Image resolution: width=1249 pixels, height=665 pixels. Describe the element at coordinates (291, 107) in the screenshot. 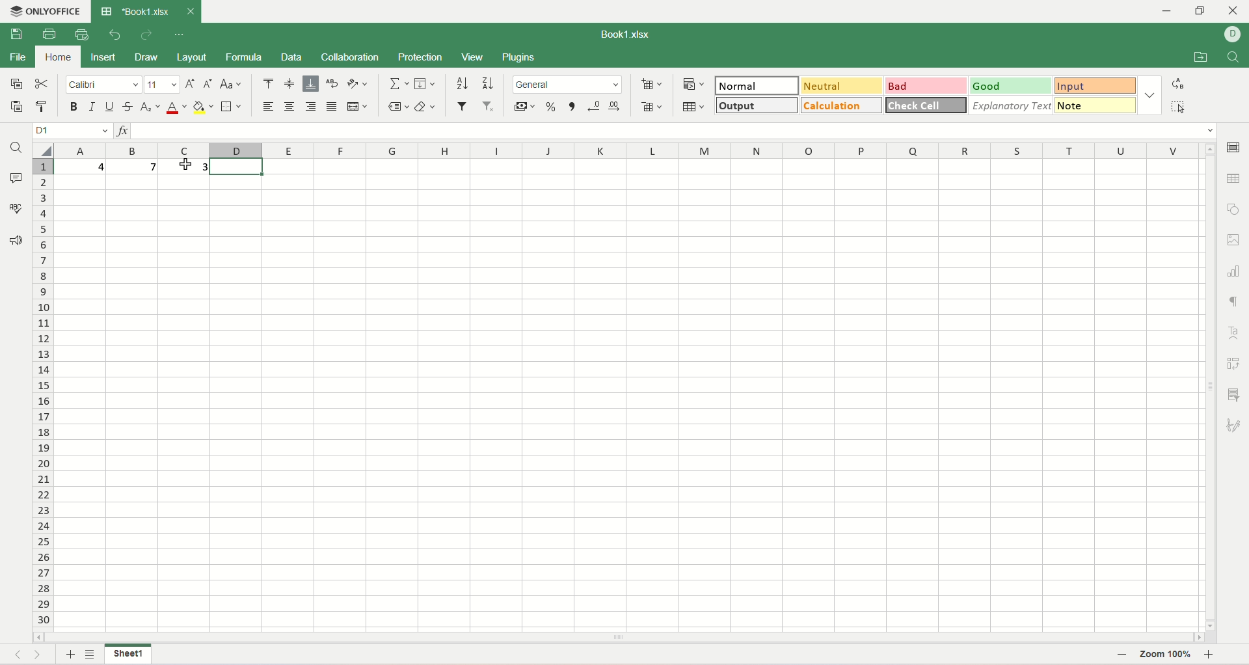

I see `align center` at that location.